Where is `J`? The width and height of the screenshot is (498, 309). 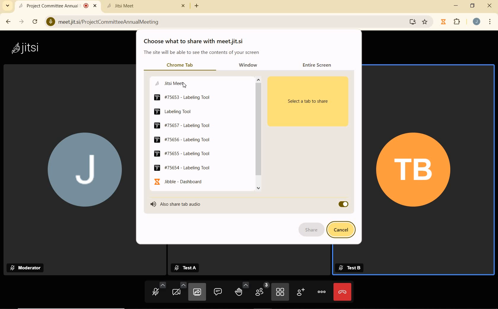 J is located at coordinates (82, 172).